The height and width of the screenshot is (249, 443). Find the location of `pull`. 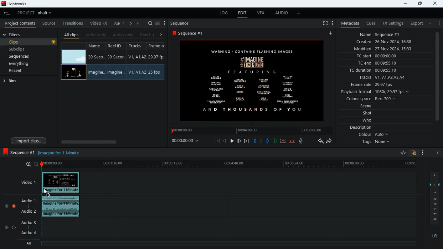

pull is located at coordinates (254, 141).